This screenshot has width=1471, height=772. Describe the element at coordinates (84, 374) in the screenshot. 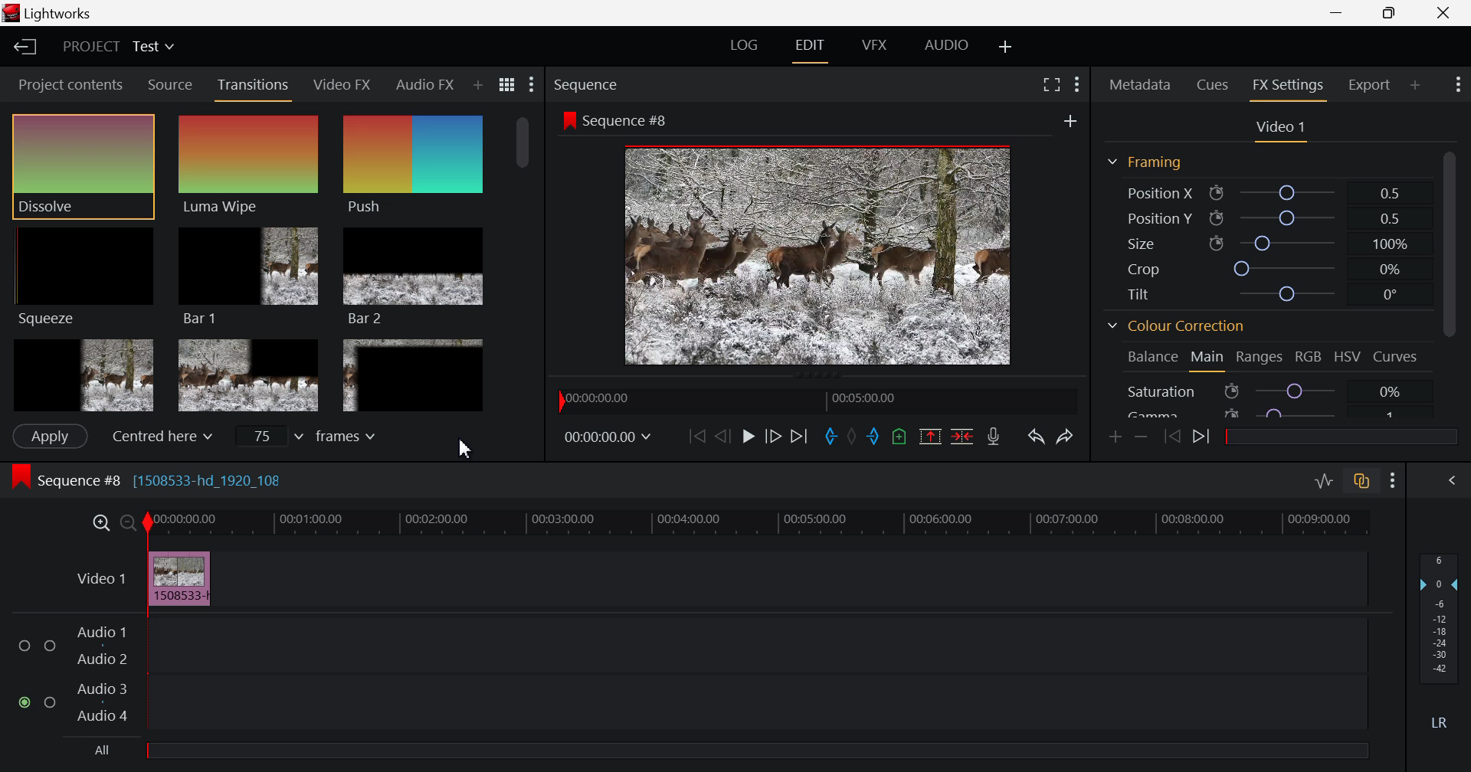

I see `Box 1` at that location.